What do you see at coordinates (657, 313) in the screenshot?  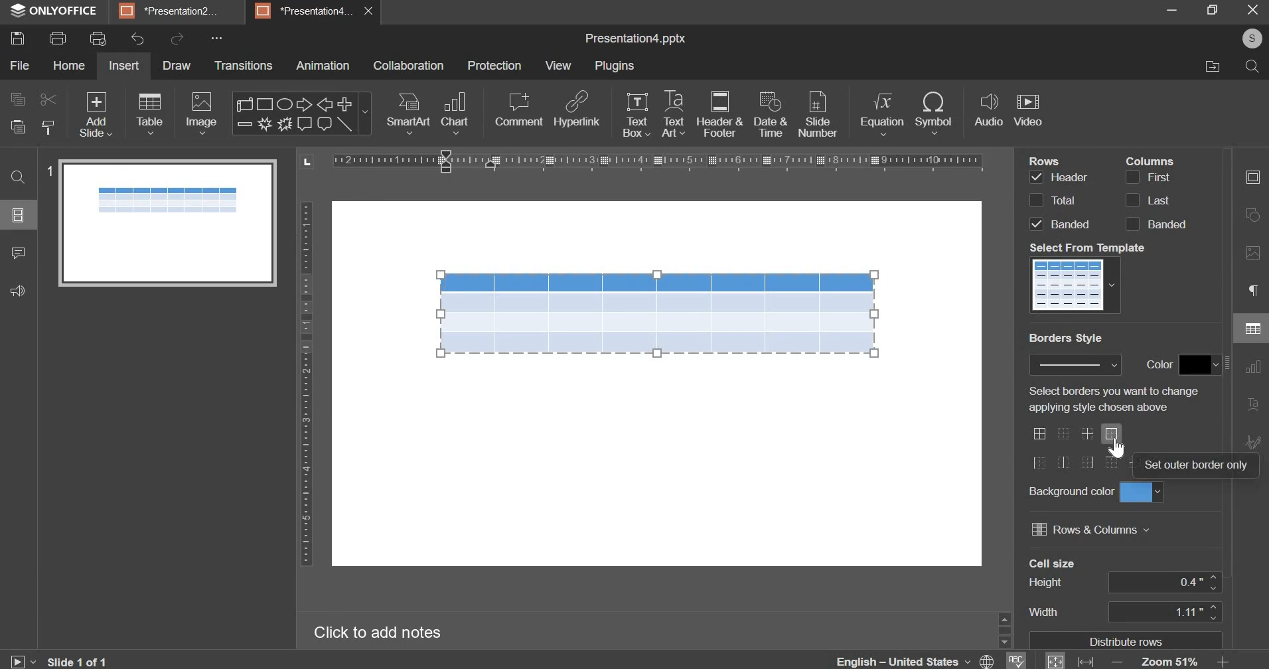 I see `table` at bounding box center [657, 313].